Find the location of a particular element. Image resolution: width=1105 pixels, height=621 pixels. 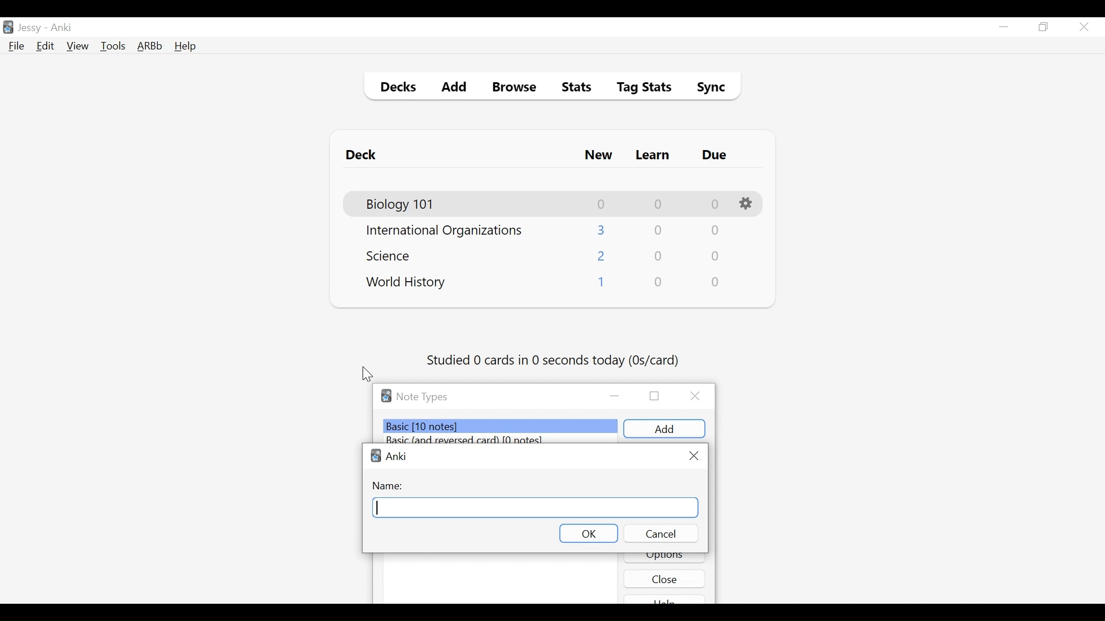

Anki is located at coordinates (62, 28).